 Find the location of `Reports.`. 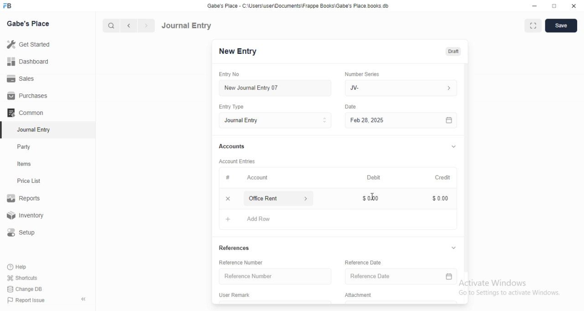

Reports. is located at coordinates (25, 200).